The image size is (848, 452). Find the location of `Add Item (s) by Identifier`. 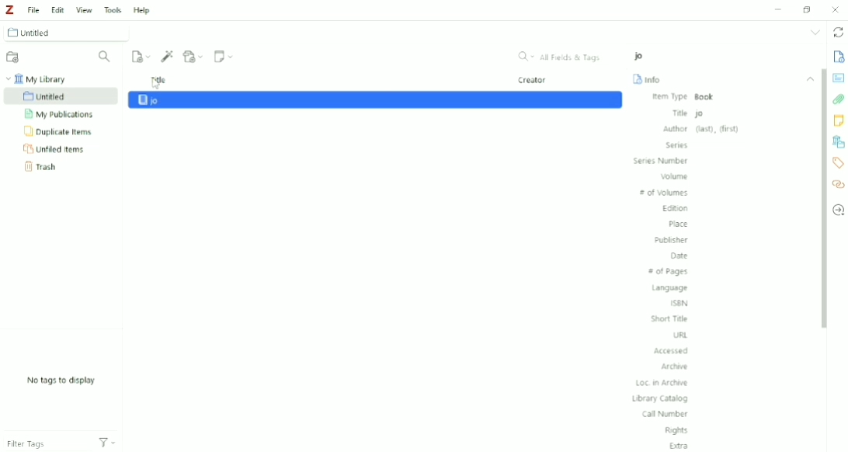

Add Item (s) by Identifier is located at coordinates (169, 56).